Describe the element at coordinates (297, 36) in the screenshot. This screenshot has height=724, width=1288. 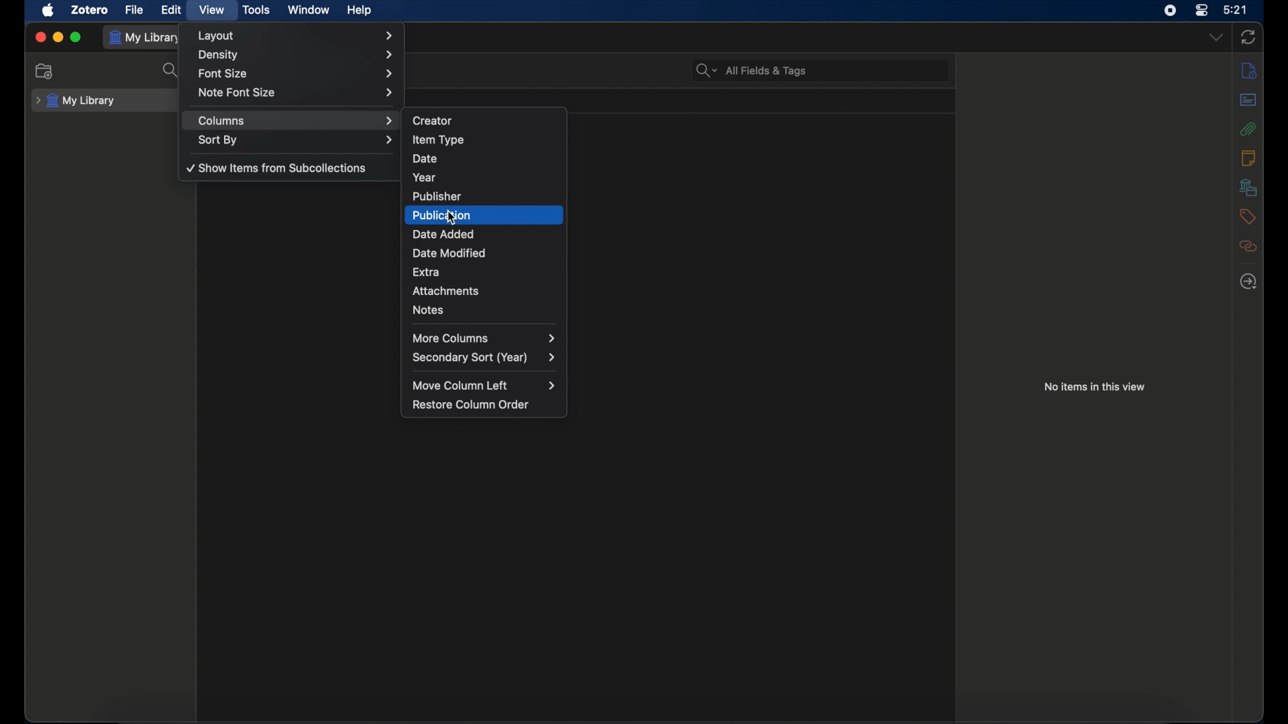
I see `layout` at that location.